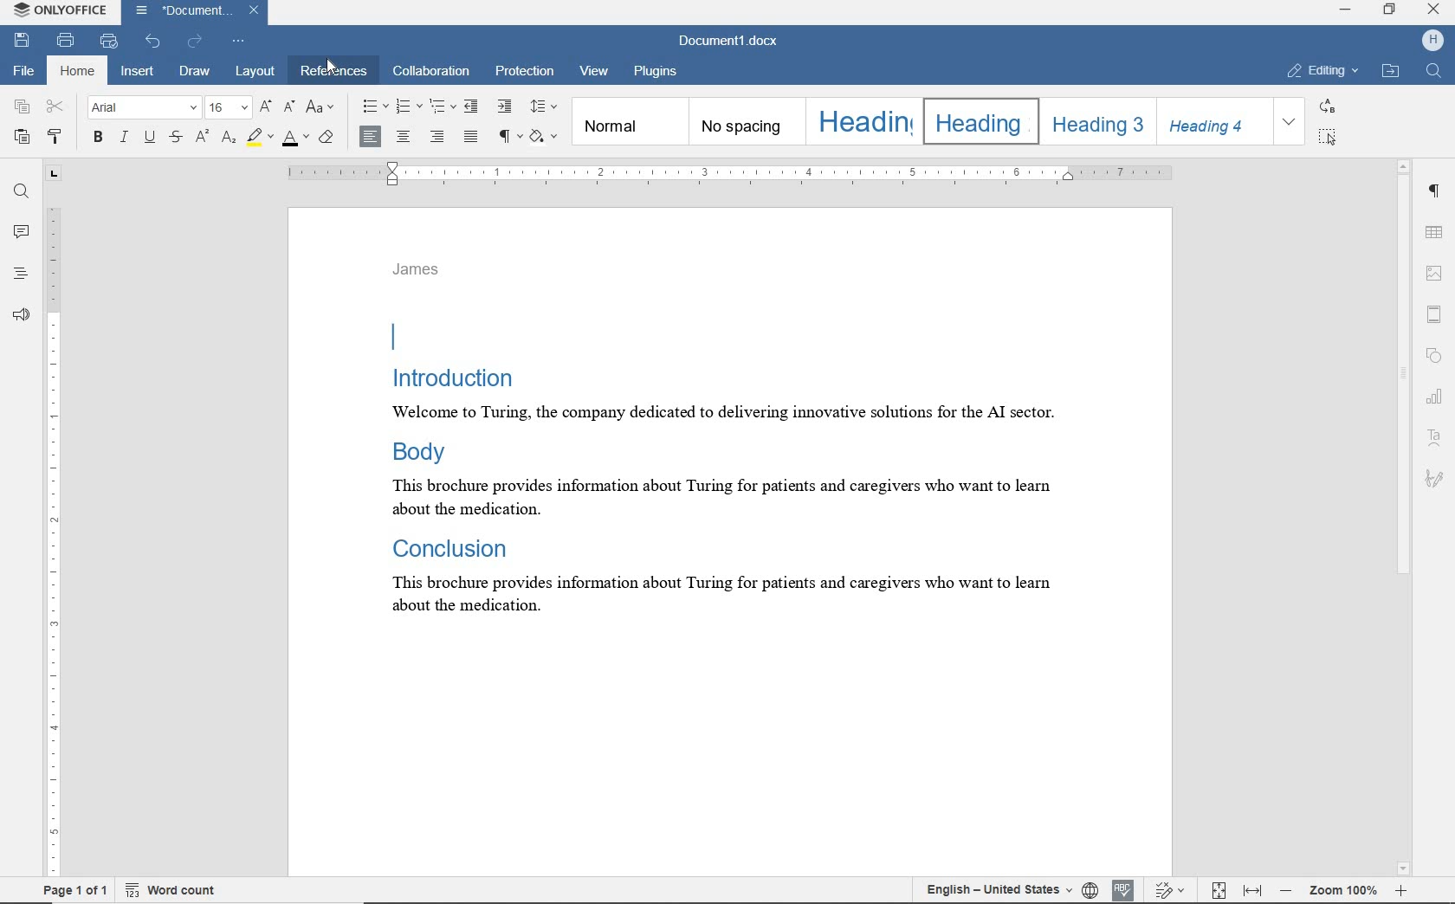 Image resolution: width=1455 pixels, height=904 pixels. I want to click on Normal, so click(629, 123).